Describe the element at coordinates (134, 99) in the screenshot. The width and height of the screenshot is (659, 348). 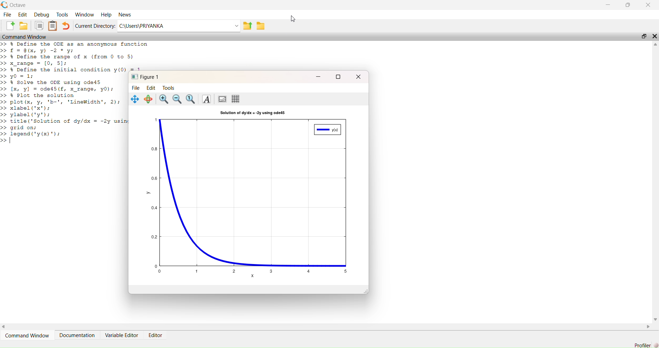
I see `Pan` at that location.